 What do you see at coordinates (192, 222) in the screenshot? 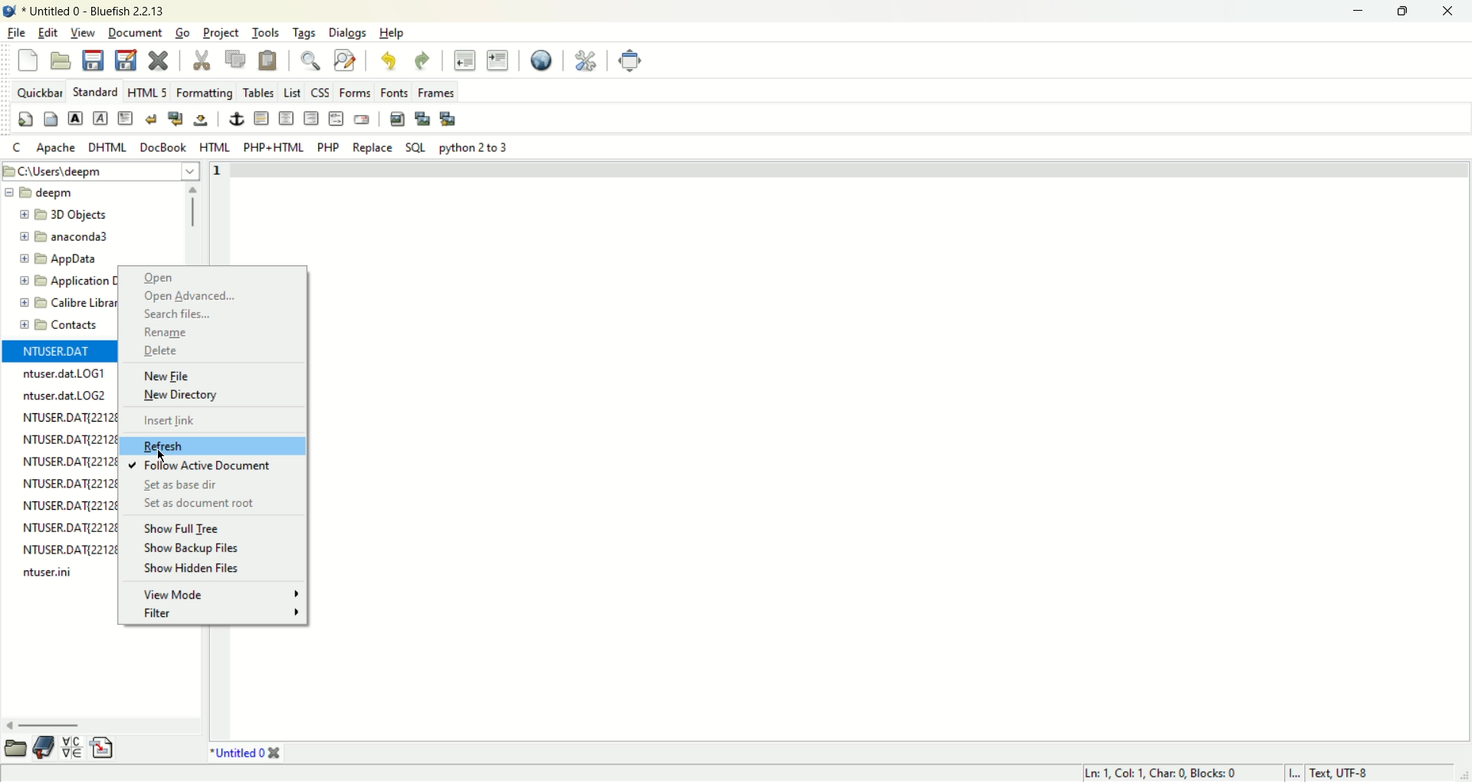
I see `scroll bar` at bounding box center [192, 222].